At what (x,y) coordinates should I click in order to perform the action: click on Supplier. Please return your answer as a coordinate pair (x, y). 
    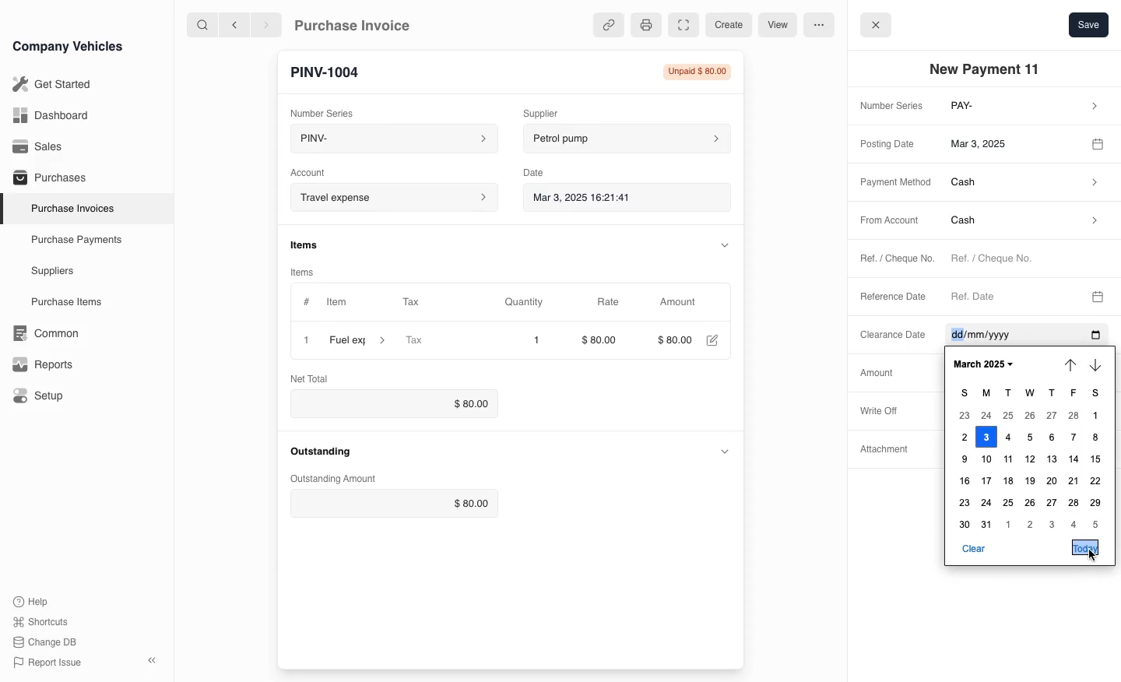
    Looking at the image, I should click on (557, 111).